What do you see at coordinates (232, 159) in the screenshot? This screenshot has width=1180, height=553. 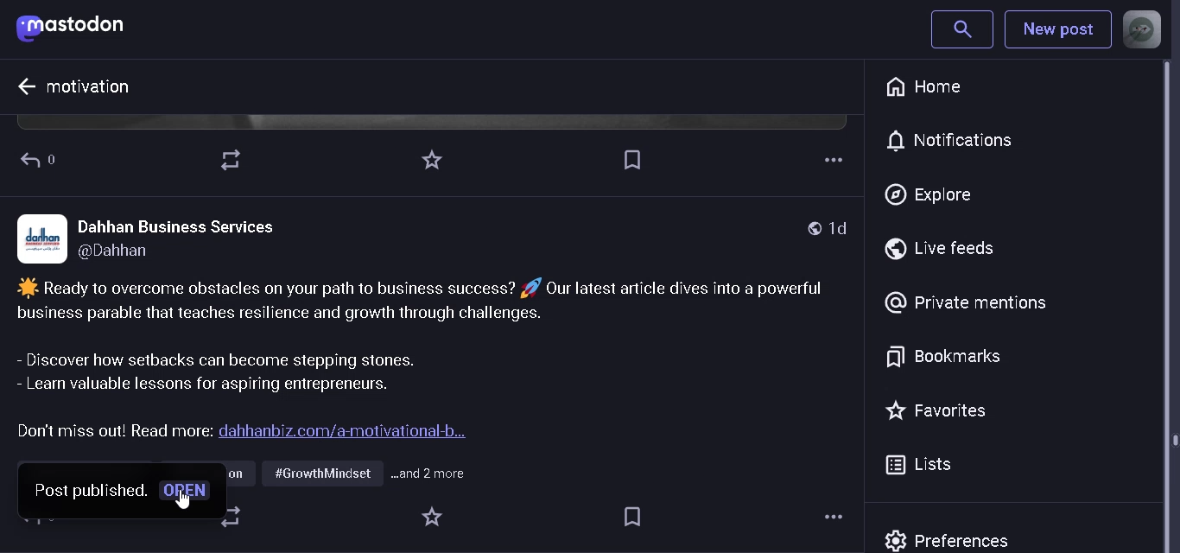 I see `Refresh` at bounding box center [232, 159].